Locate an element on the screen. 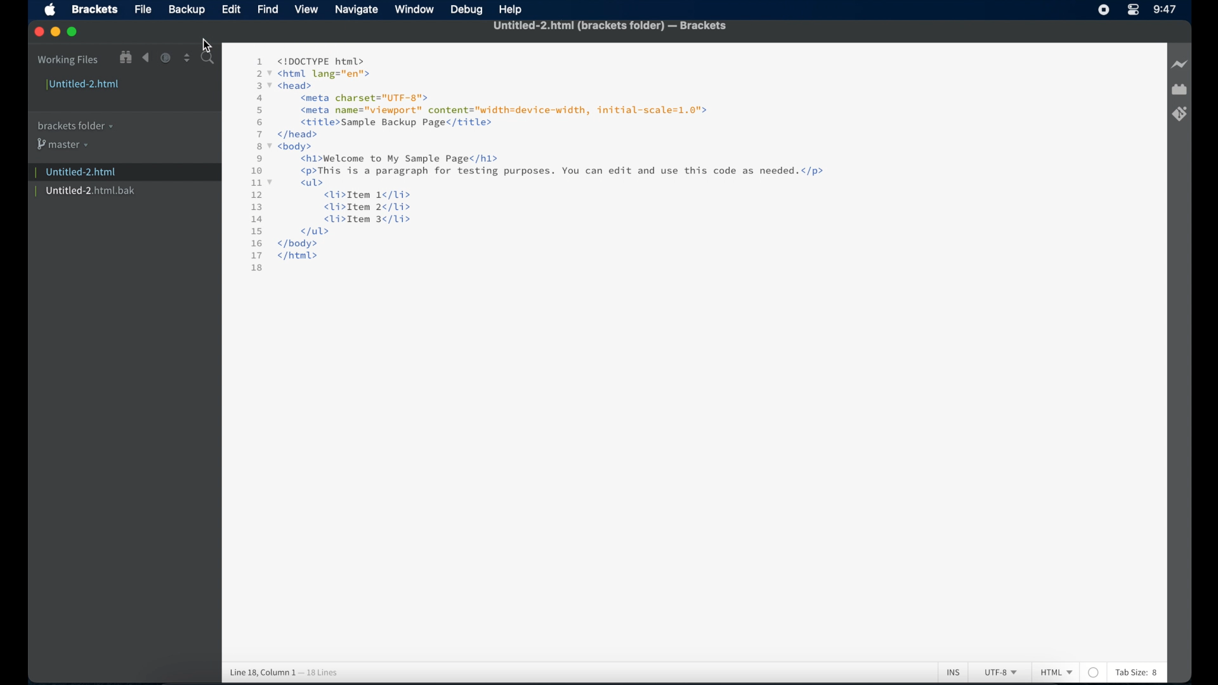  html is located at coordinates (1056, 672).